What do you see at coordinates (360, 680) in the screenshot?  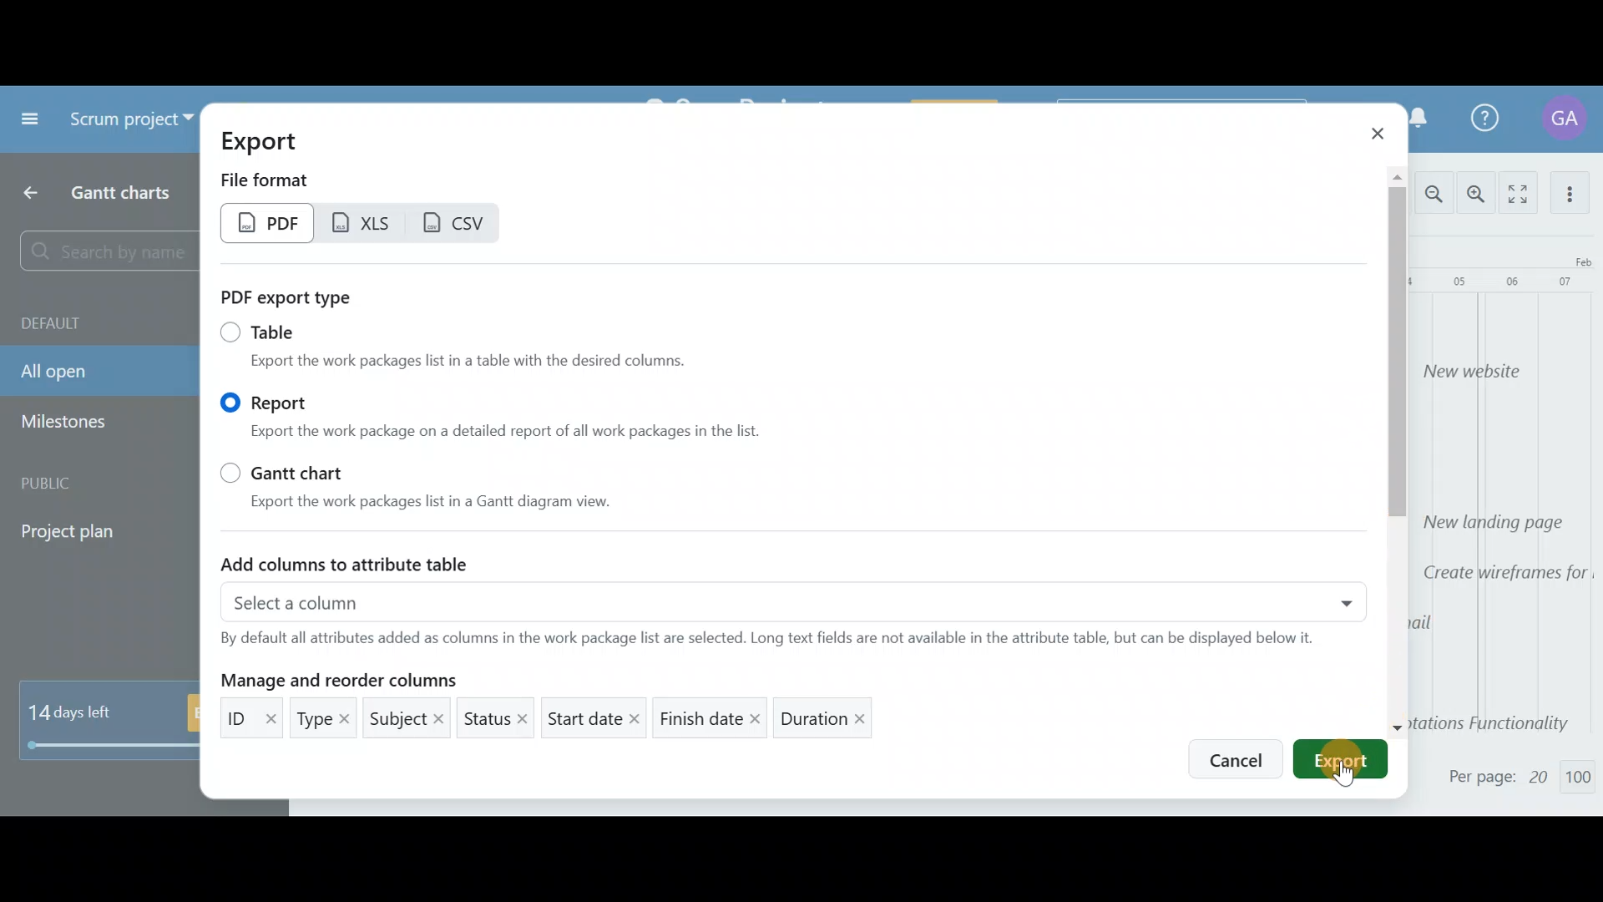 I see `Manage and reorder columns` at bounding box center [360, 680].